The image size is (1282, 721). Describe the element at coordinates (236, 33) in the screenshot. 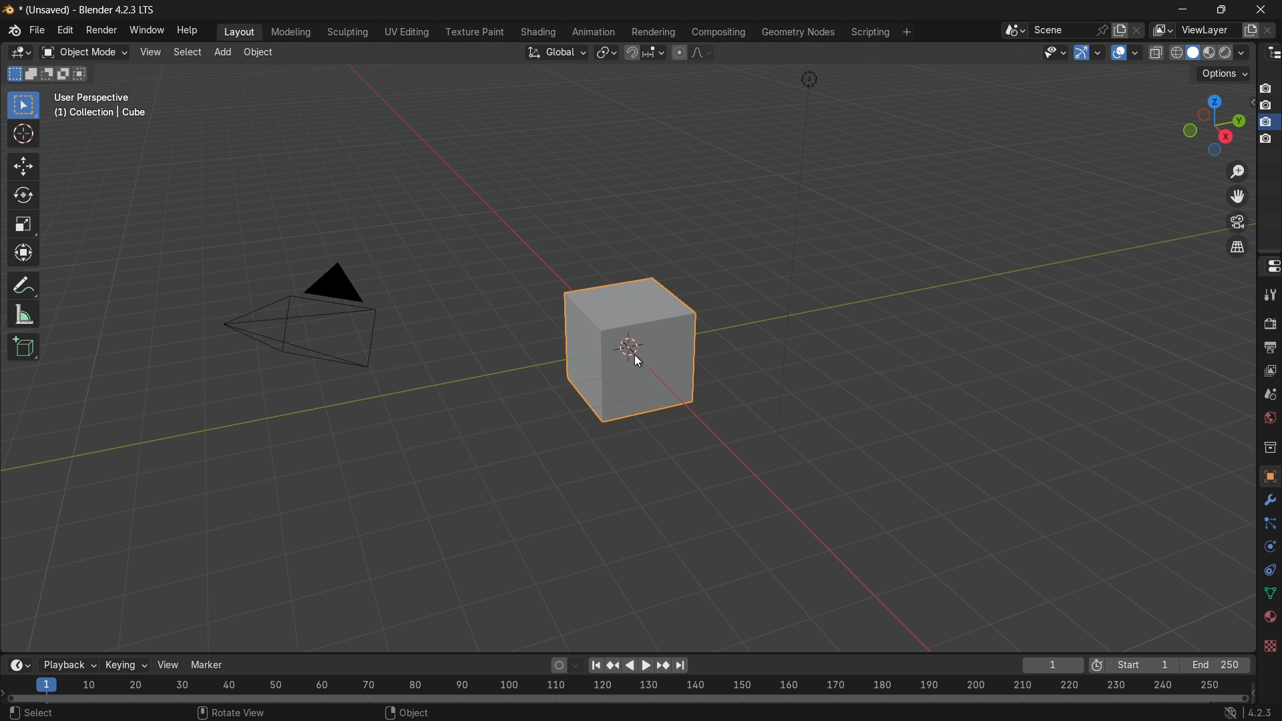

I see `layout menu` at that location.